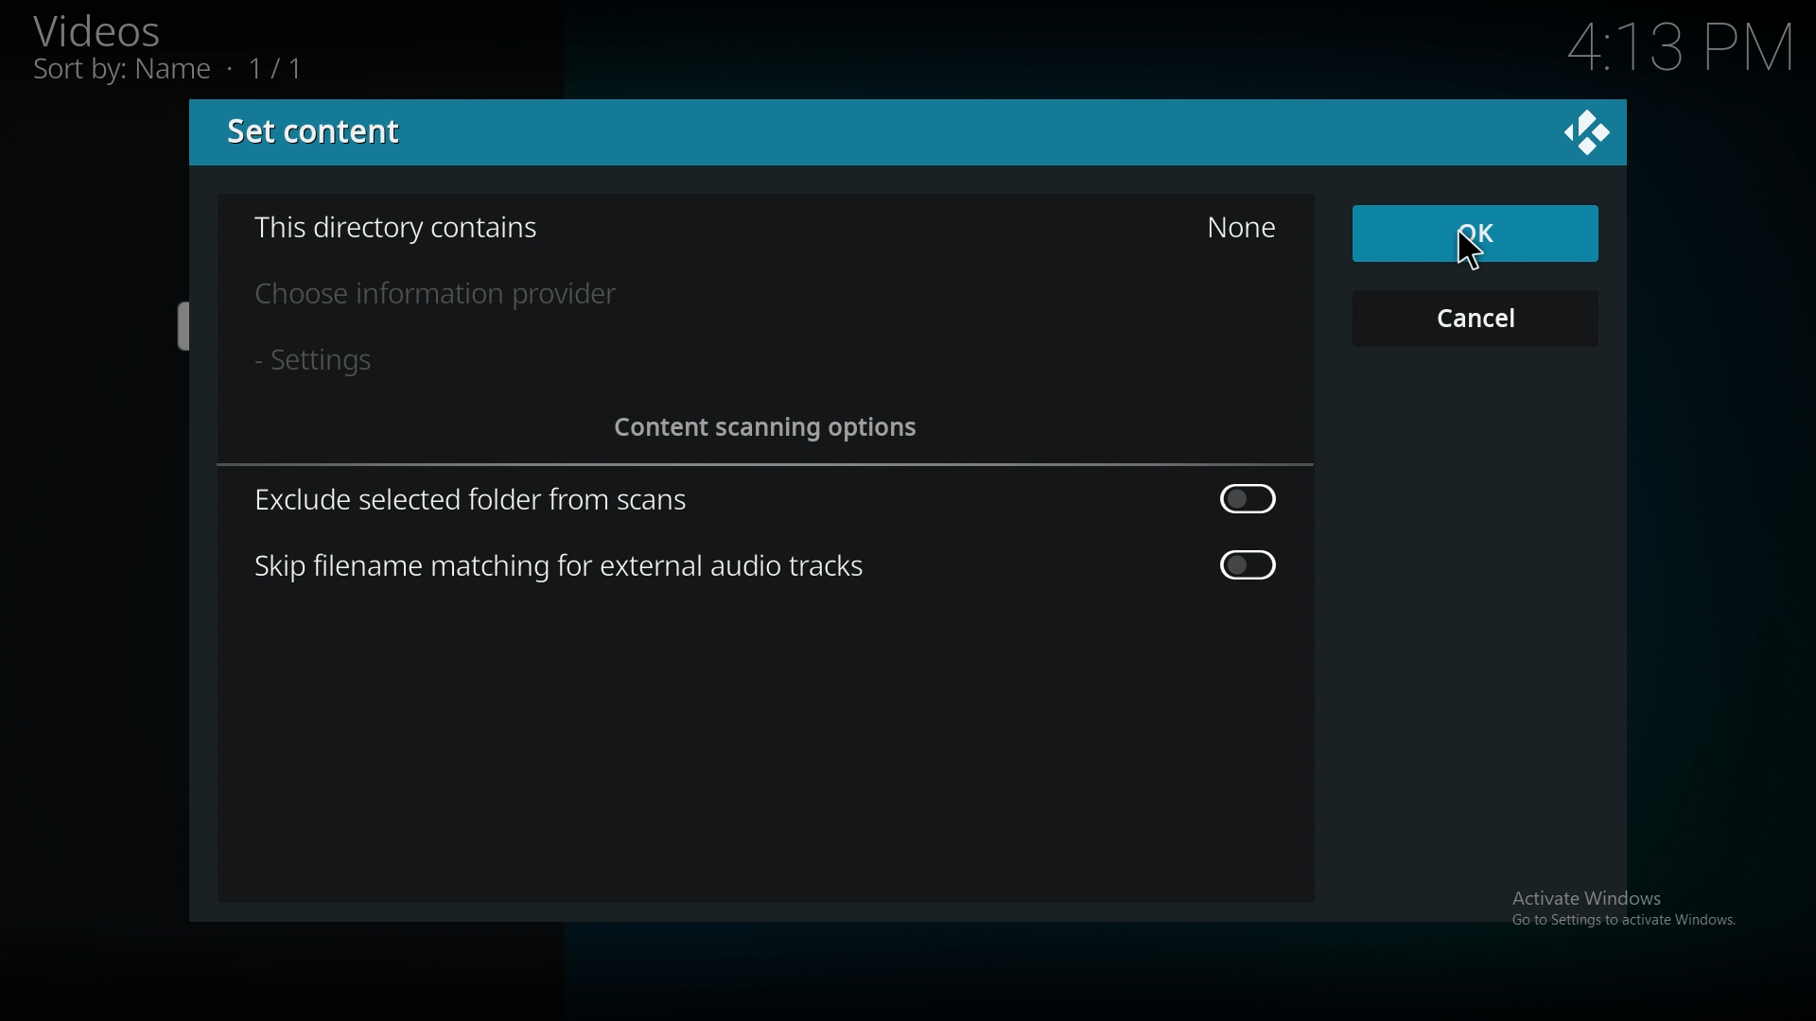 Image resolution: width=1816 pixels, height=1021 pixels. What do you see at coordinates (320, 132) in the screenshot?
I see `set content` at bounding box center [320, 132].